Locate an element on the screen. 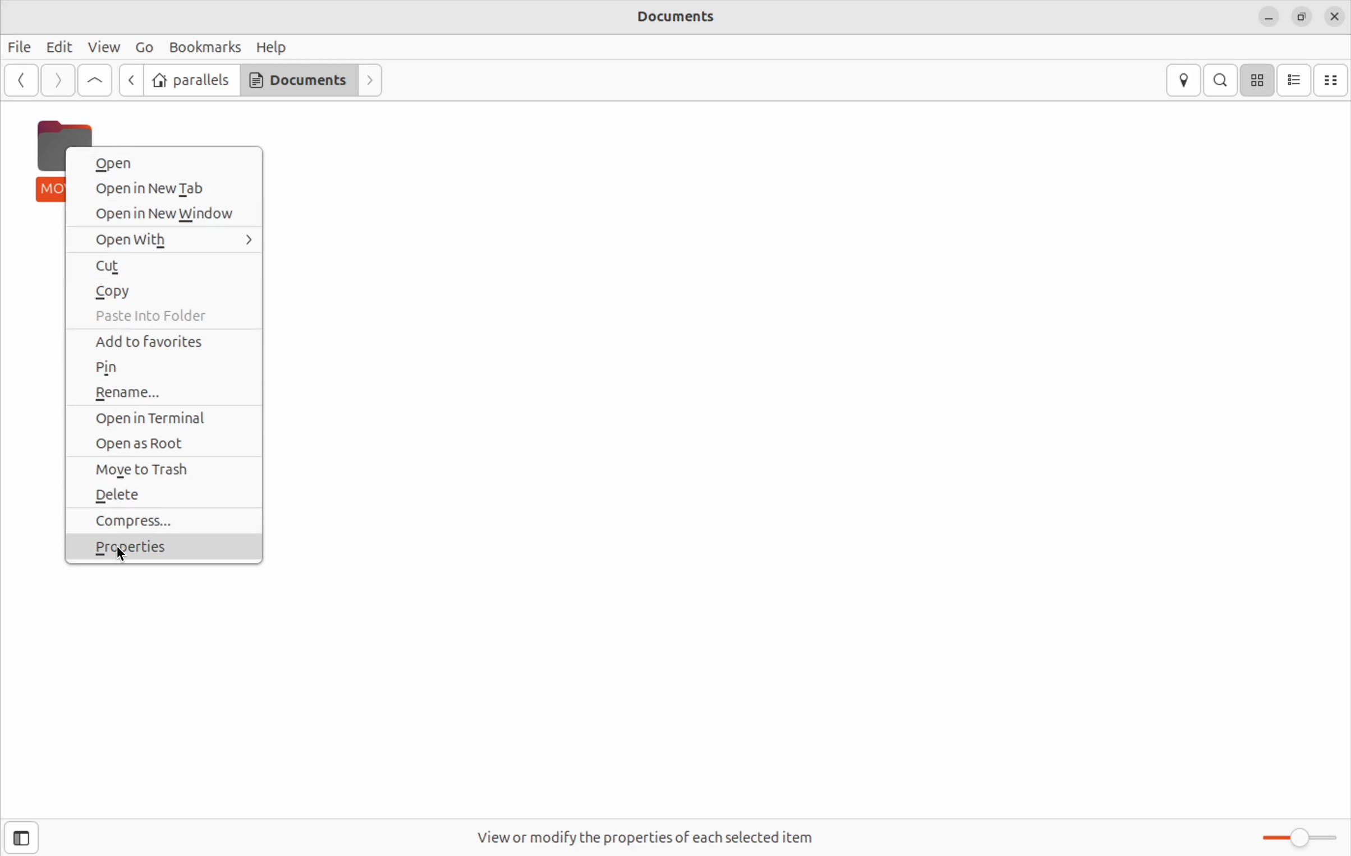  Search  is located at coordinates (1222, 81).